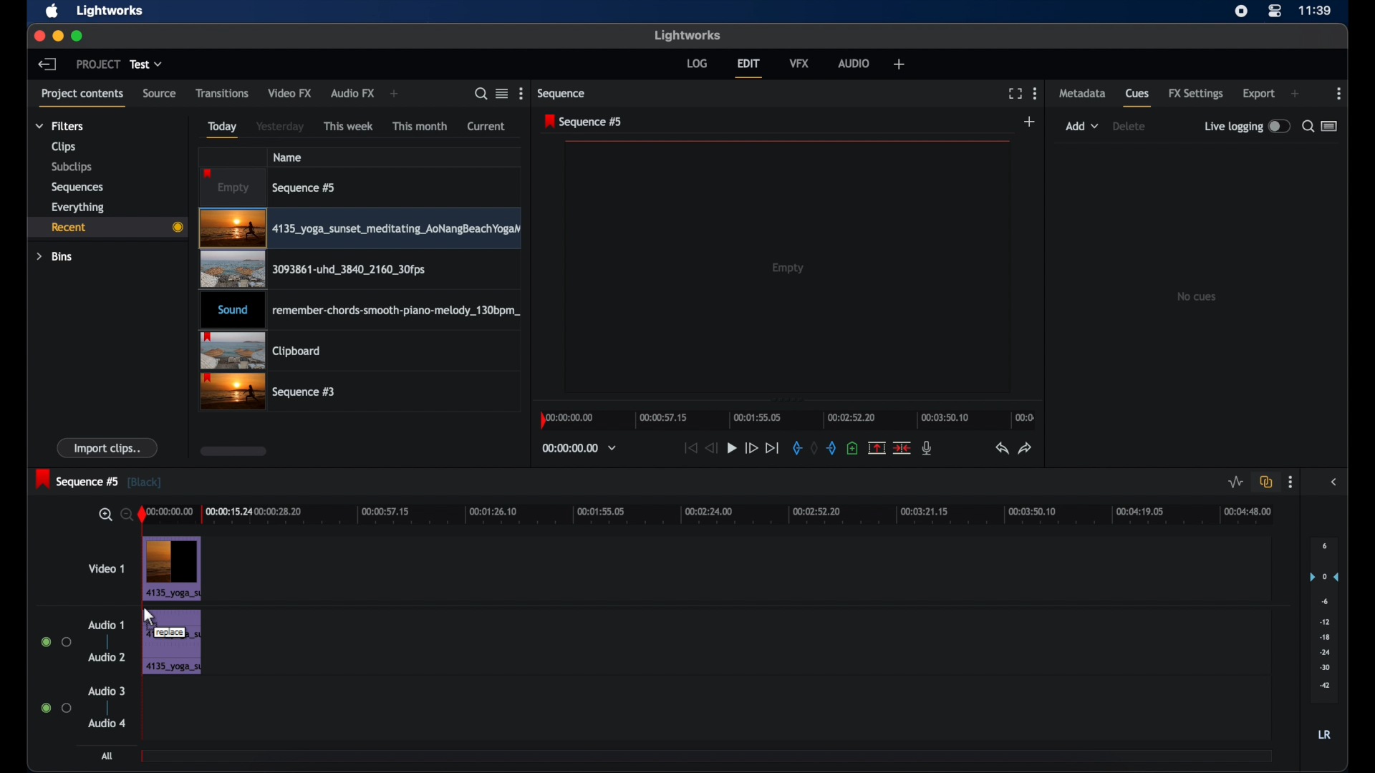  What do you see at coordinates (64, 147) in the screenshot?
I see `clips` at bounding box center [64, 147].